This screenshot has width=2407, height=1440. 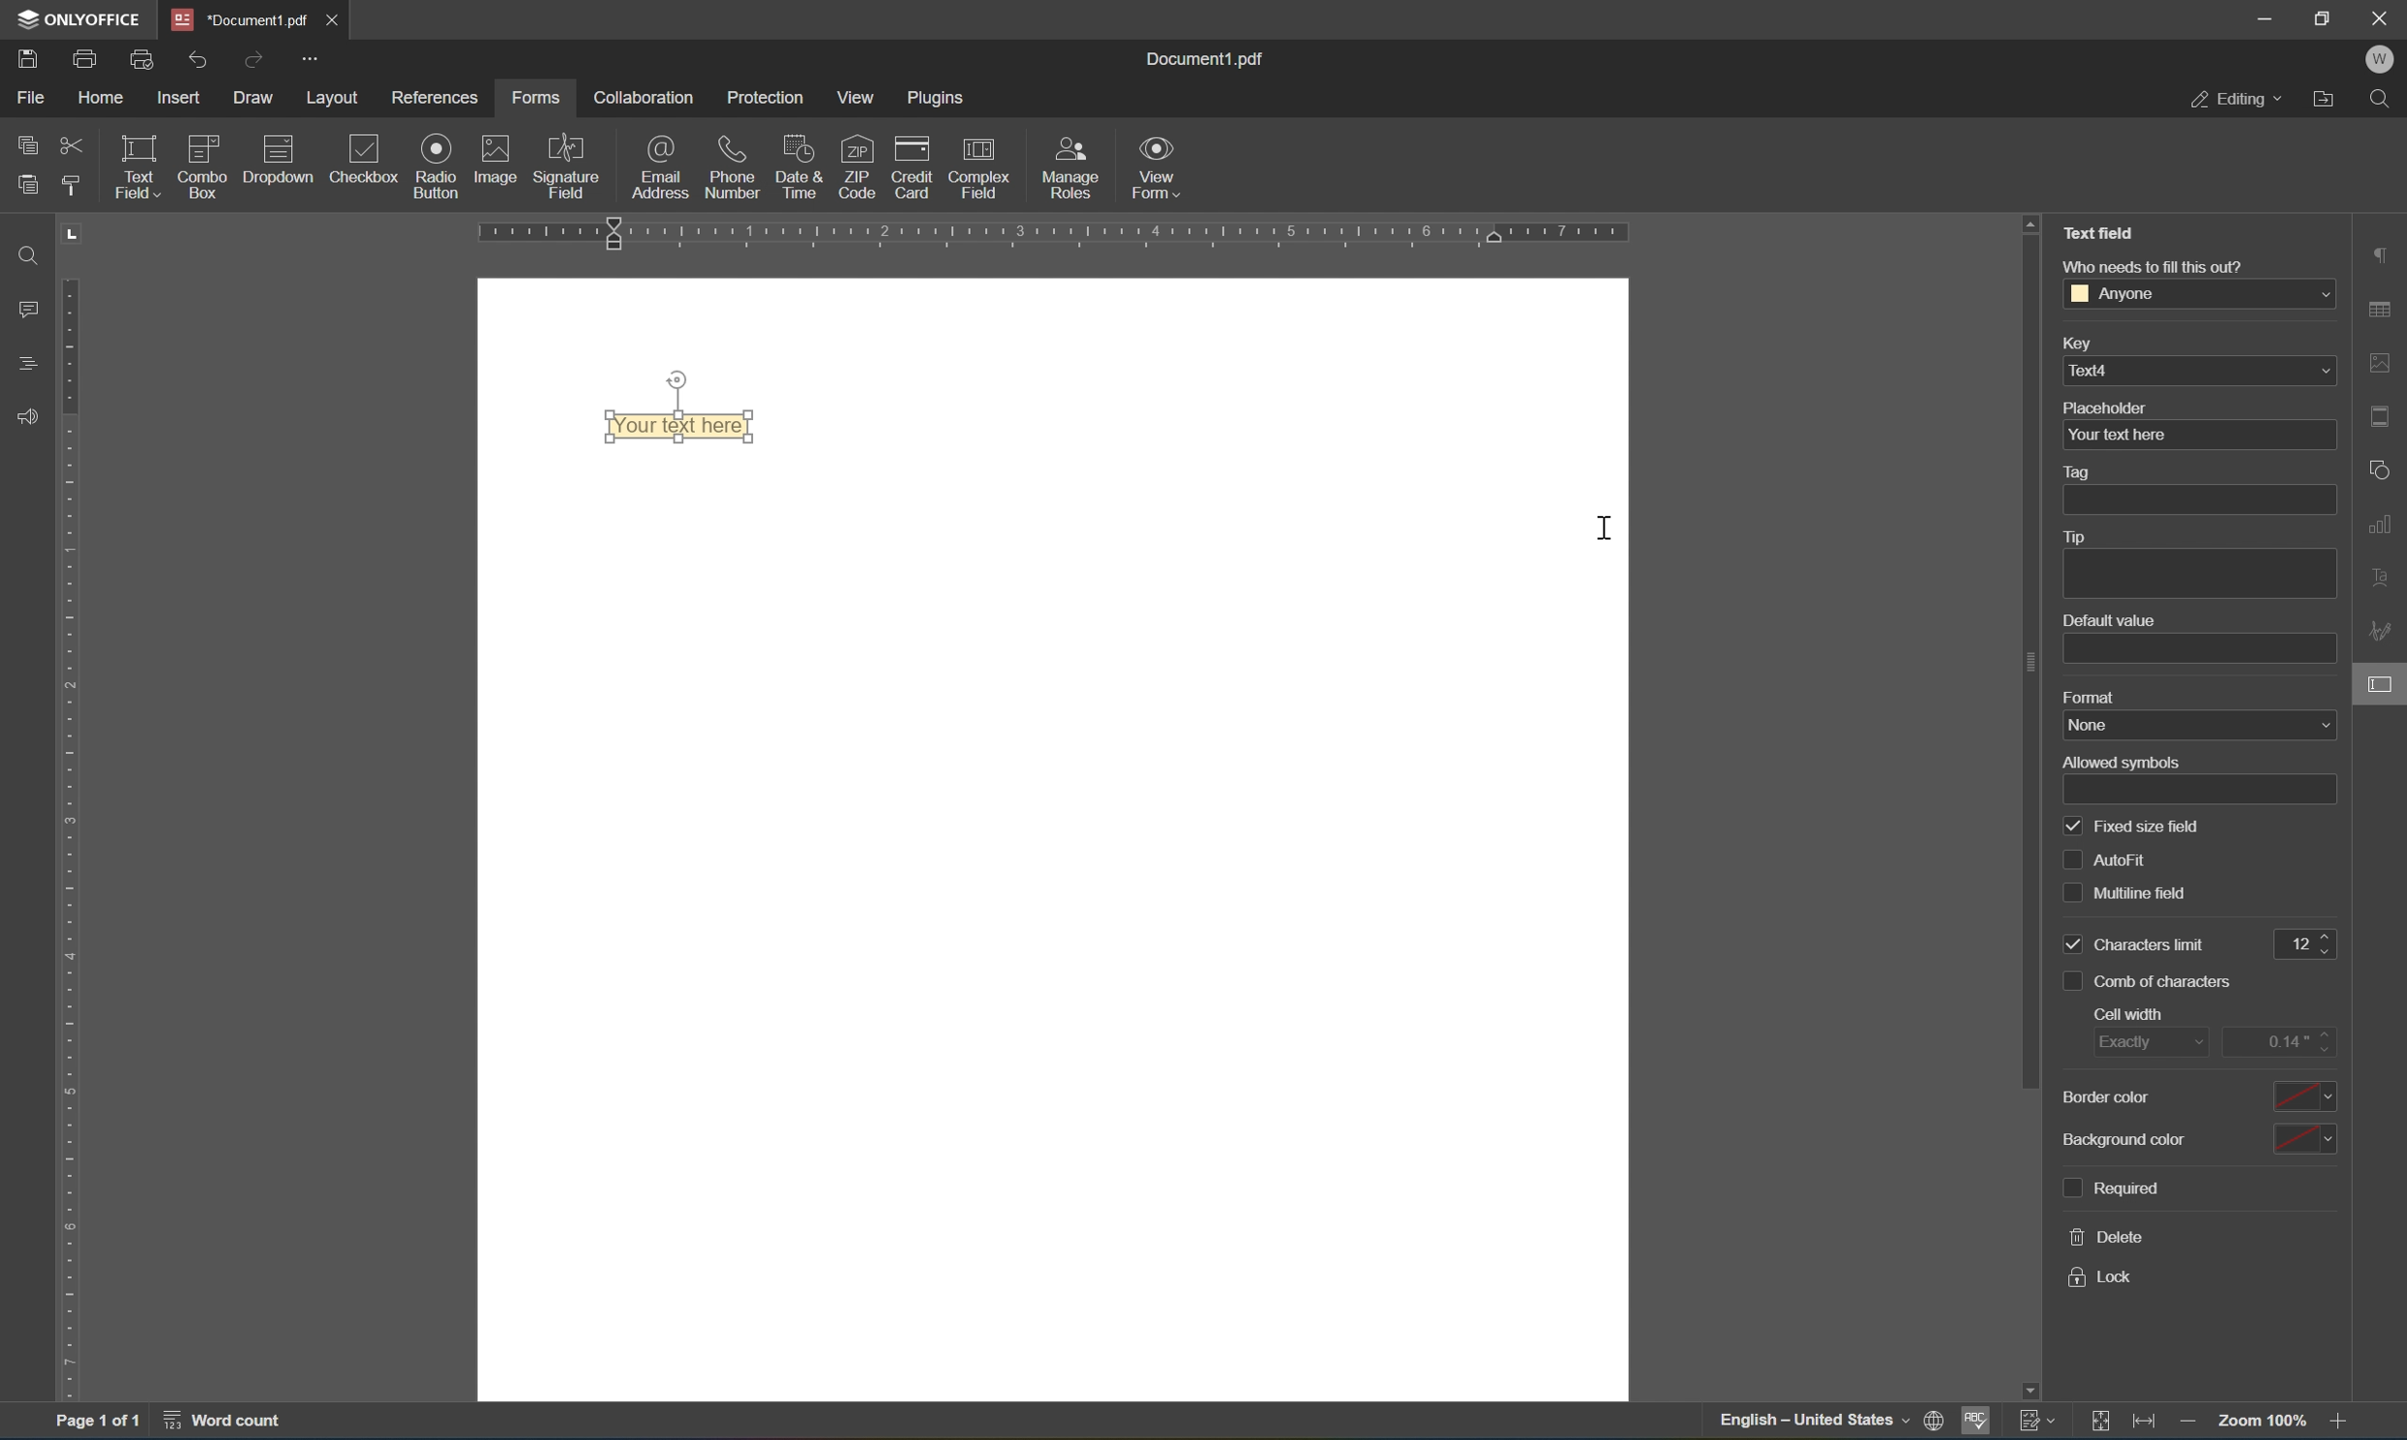 What do you see at coordinates (933, 97) in the screenshot?
I see `plugins` at bounding box center [933, 97].